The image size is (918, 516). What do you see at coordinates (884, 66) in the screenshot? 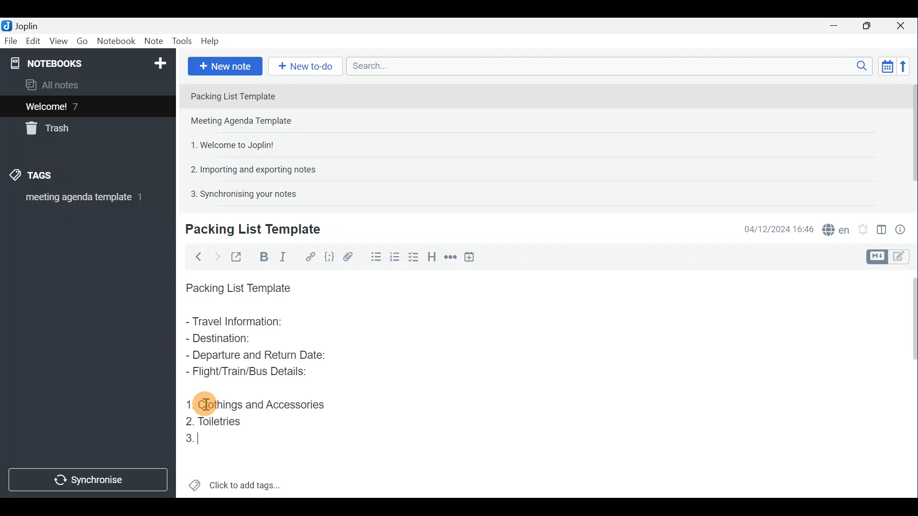
I see `Toggle sort order field` at bounding box center [884, 66].